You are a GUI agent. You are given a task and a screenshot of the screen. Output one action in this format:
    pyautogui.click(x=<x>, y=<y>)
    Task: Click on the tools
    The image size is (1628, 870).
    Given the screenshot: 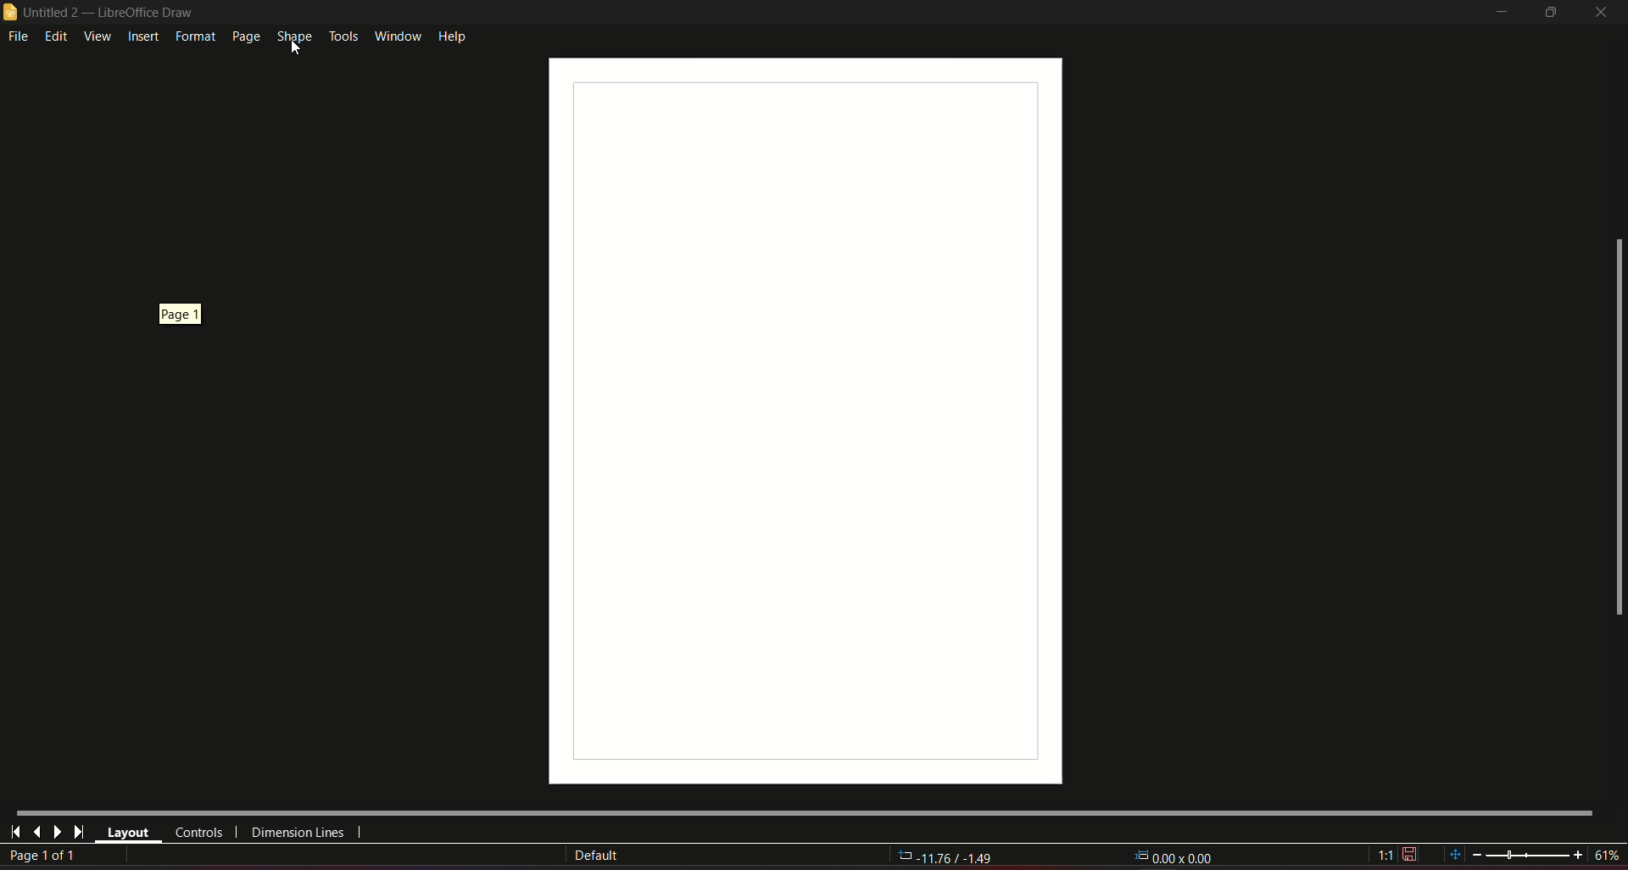 What is the action you would take?
    pyautogui.click(x=342, y=36)
    